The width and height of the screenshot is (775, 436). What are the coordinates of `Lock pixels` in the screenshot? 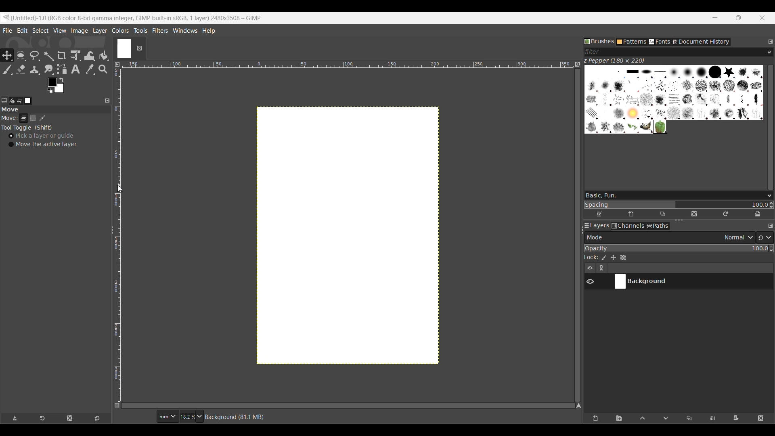 It's located at (603, 258).